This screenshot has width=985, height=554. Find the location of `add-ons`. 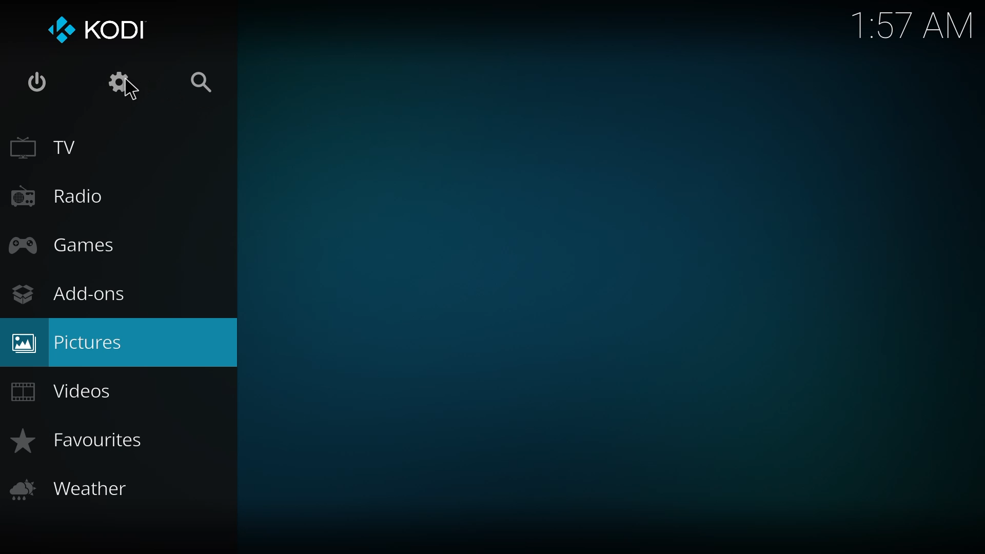

add-ons is located at coordinates (73, 292).